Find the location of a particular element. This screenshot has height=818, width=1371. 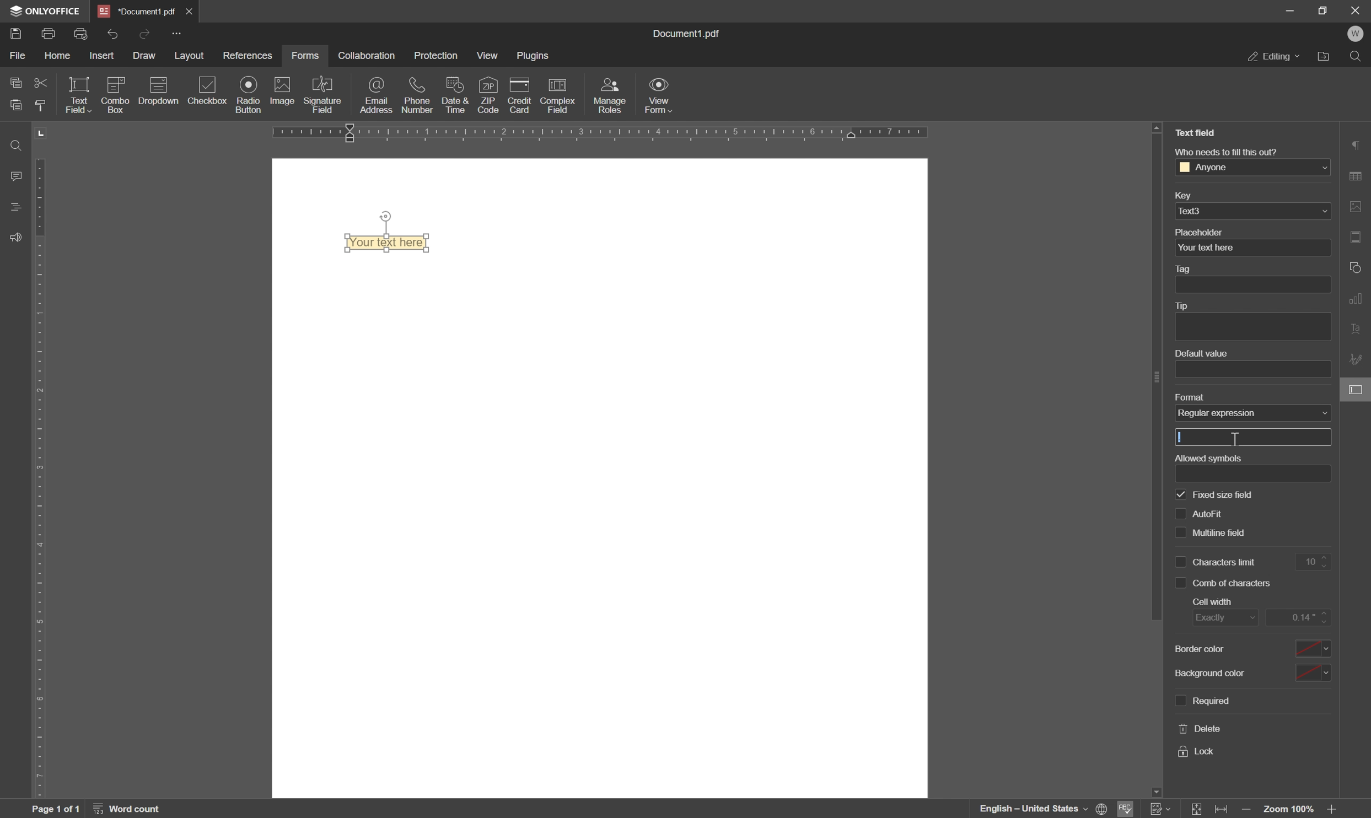

cut is located at coordinates (40, 82).